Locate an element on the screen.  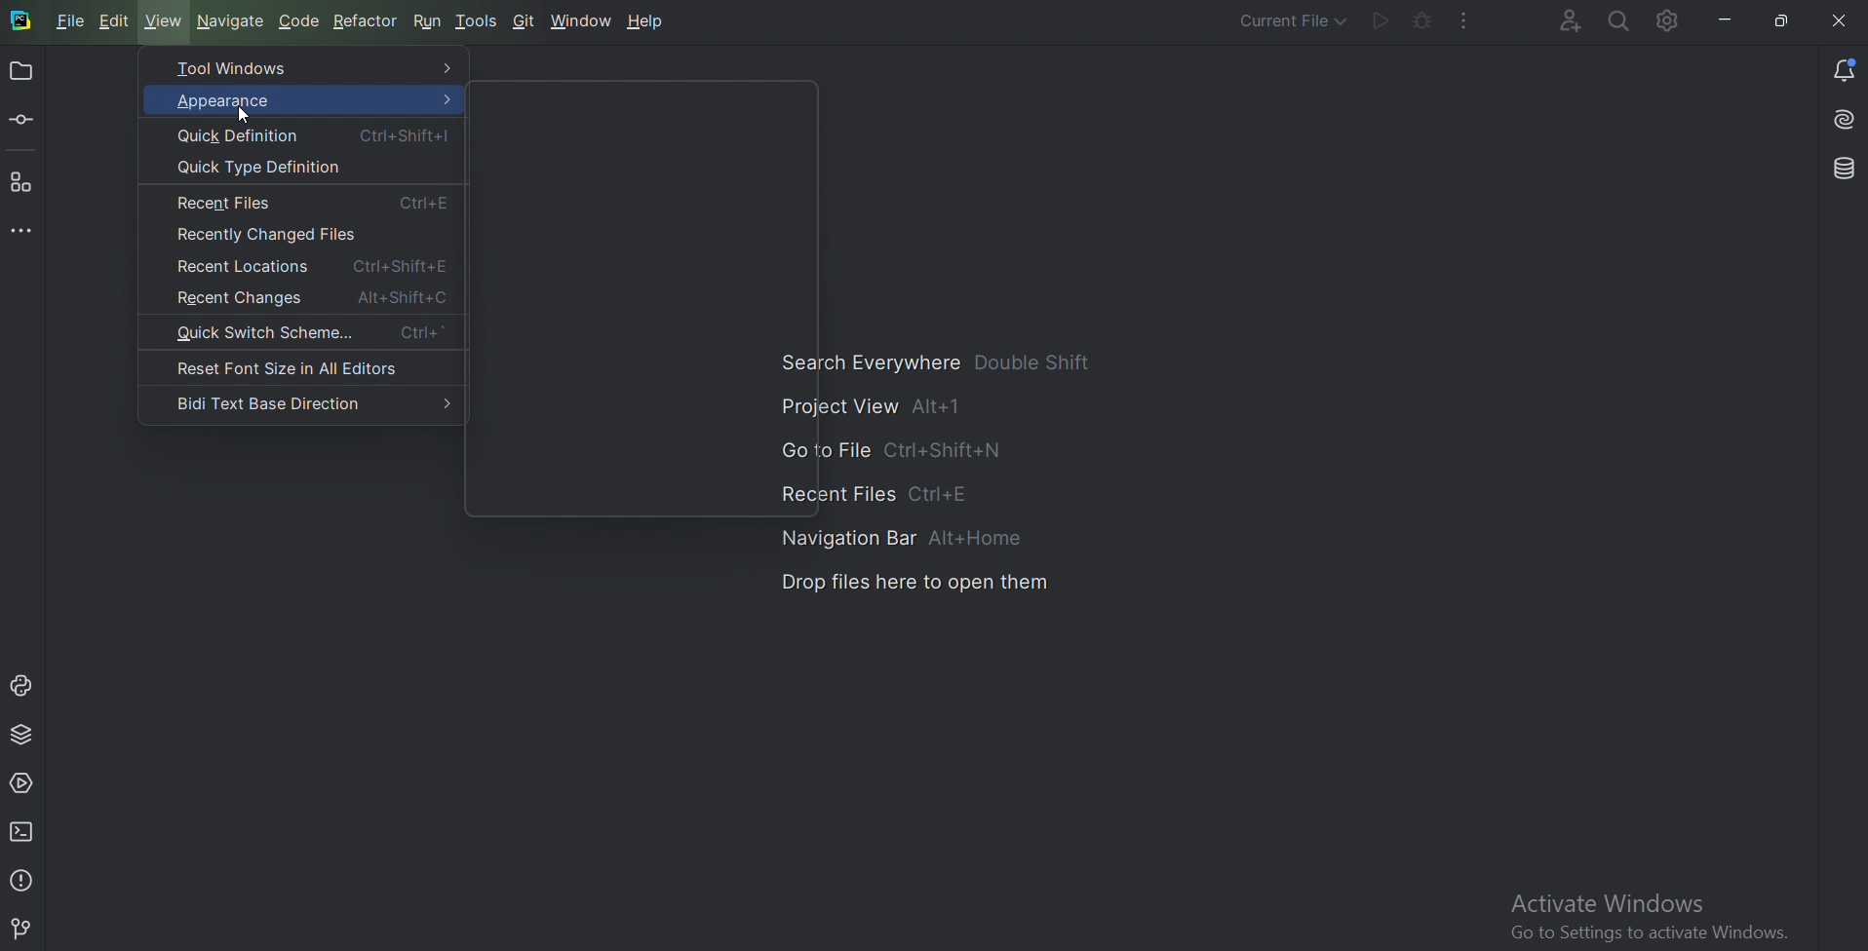
Notifications is located at coordinates (1843, 67).